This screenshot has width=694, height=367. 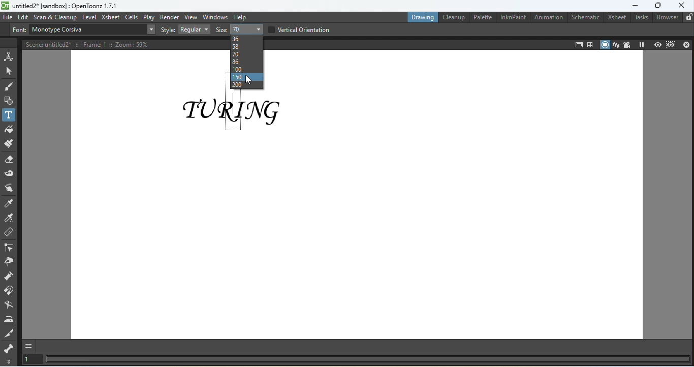 I want to click on Scene details, so click(x=91, y=43).